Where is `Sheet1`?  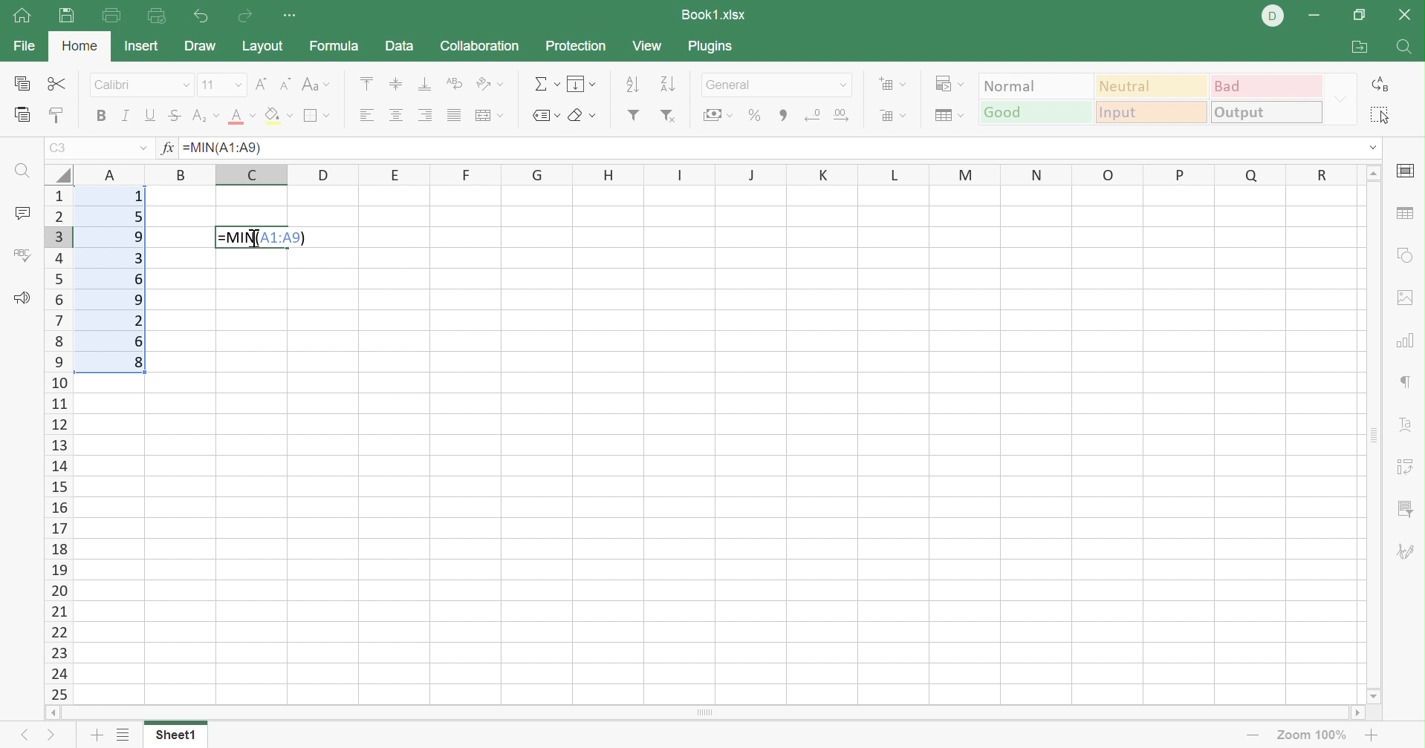 Sheet1 is located at coordinates (180, 734).